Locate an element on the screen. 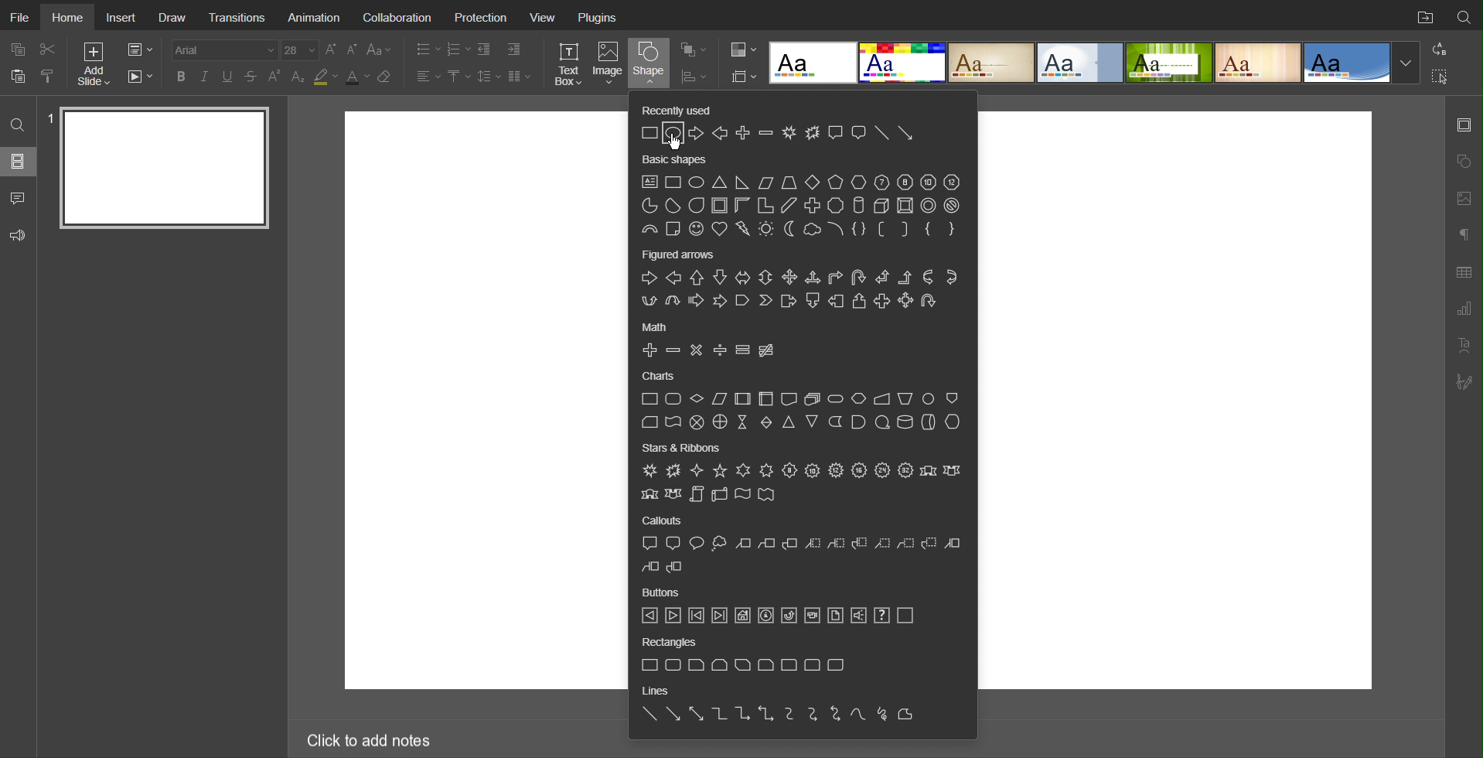  Vertical Alignment is located at coordinates (459, 77).